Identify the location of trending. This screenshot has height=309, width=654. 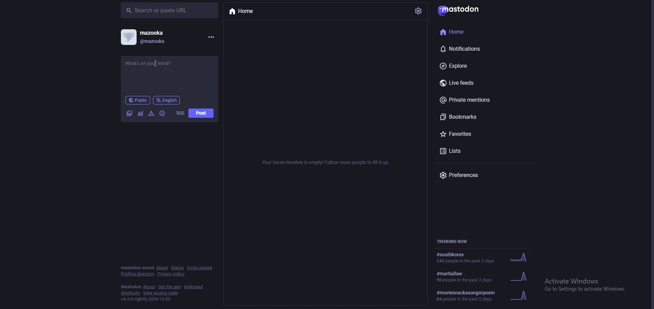
(488, 276).